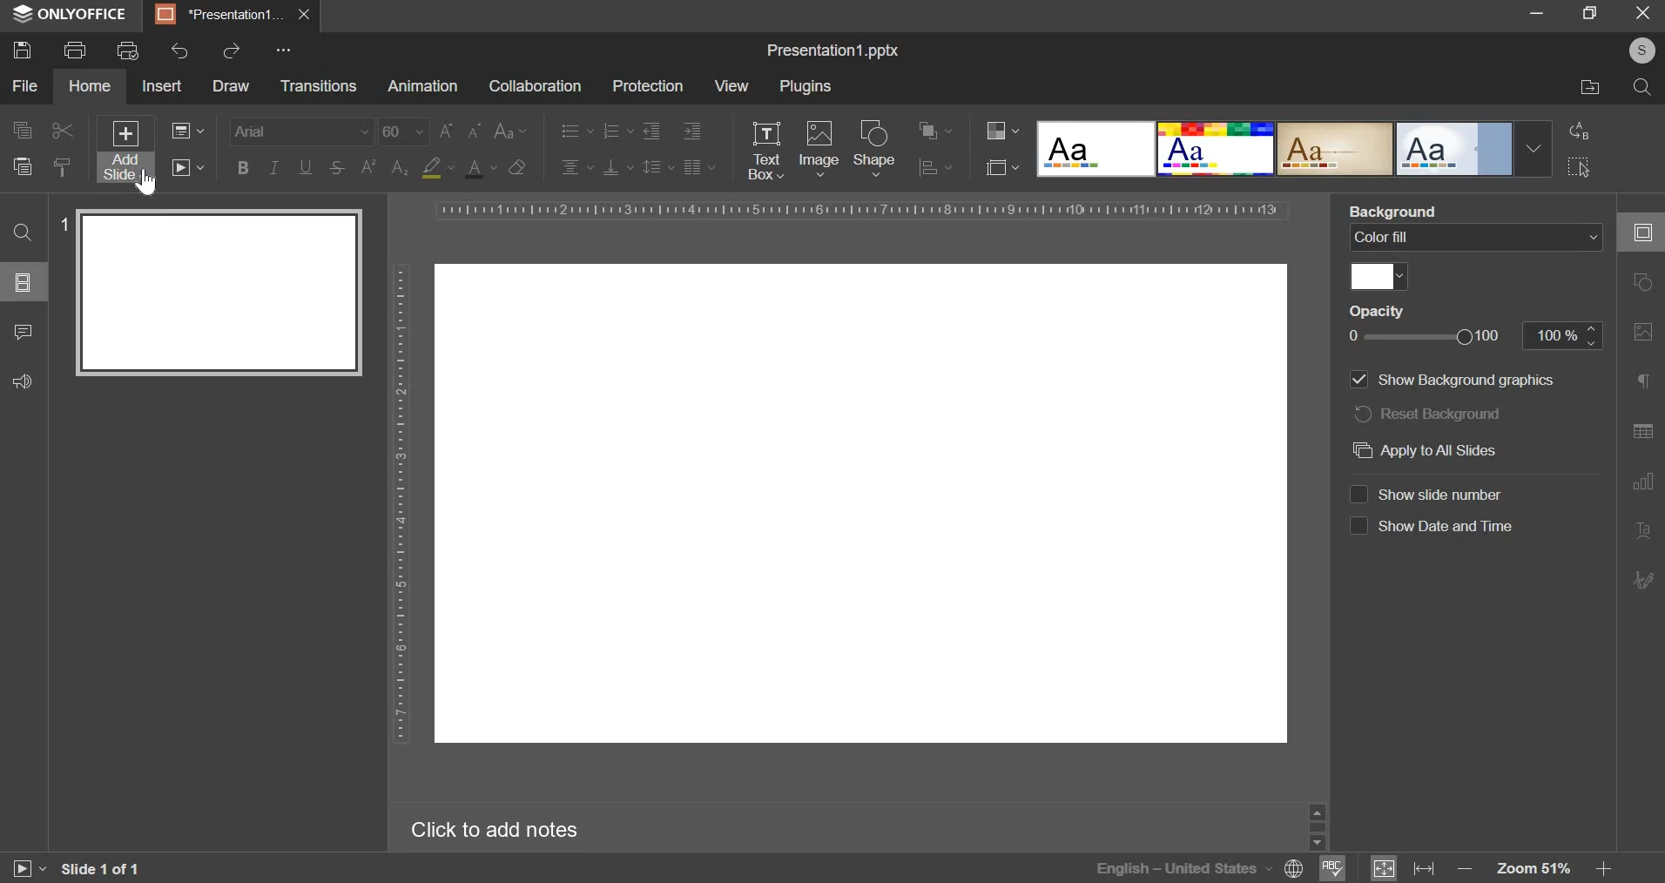 This screenshot has height=883, width=1665. I want to click on slide 1 of 1, so click(98, 869).